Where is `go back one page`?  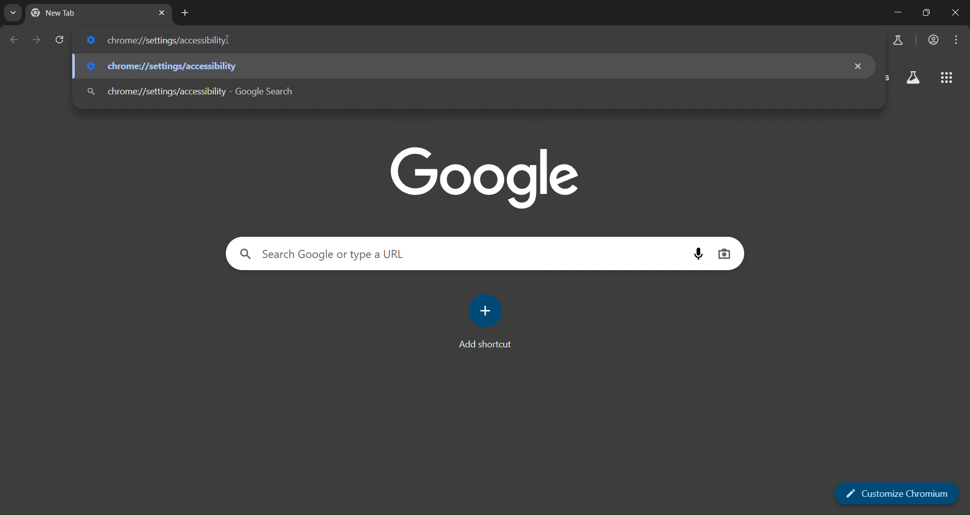
go back one page is located at coordinates (13, 40).